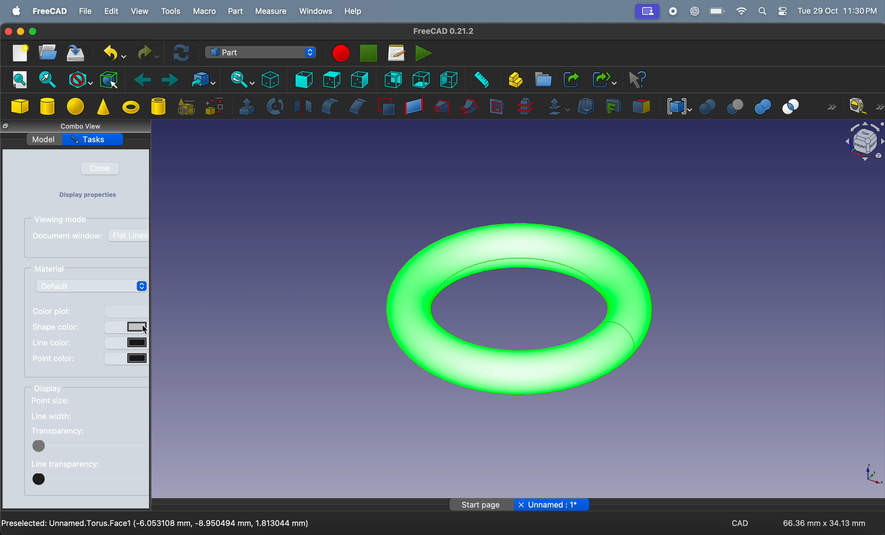 Image resolution: width=885 pixels, height=535 pixels. Describe the element at coordinates (114, 53) in the screenshot. I see `undo` at that location.